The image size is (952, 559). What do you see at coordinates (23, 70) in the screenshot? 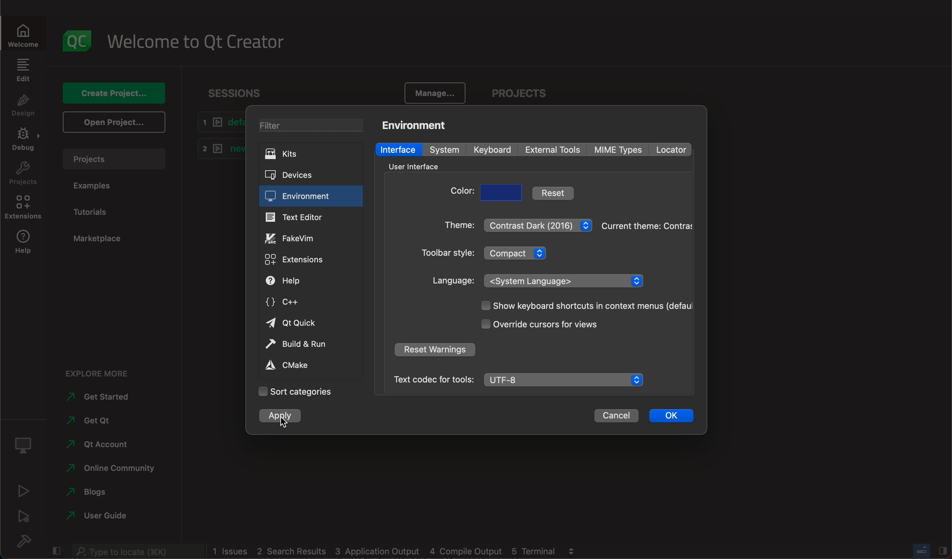
I see `edit` at bounding box center [23, 70].